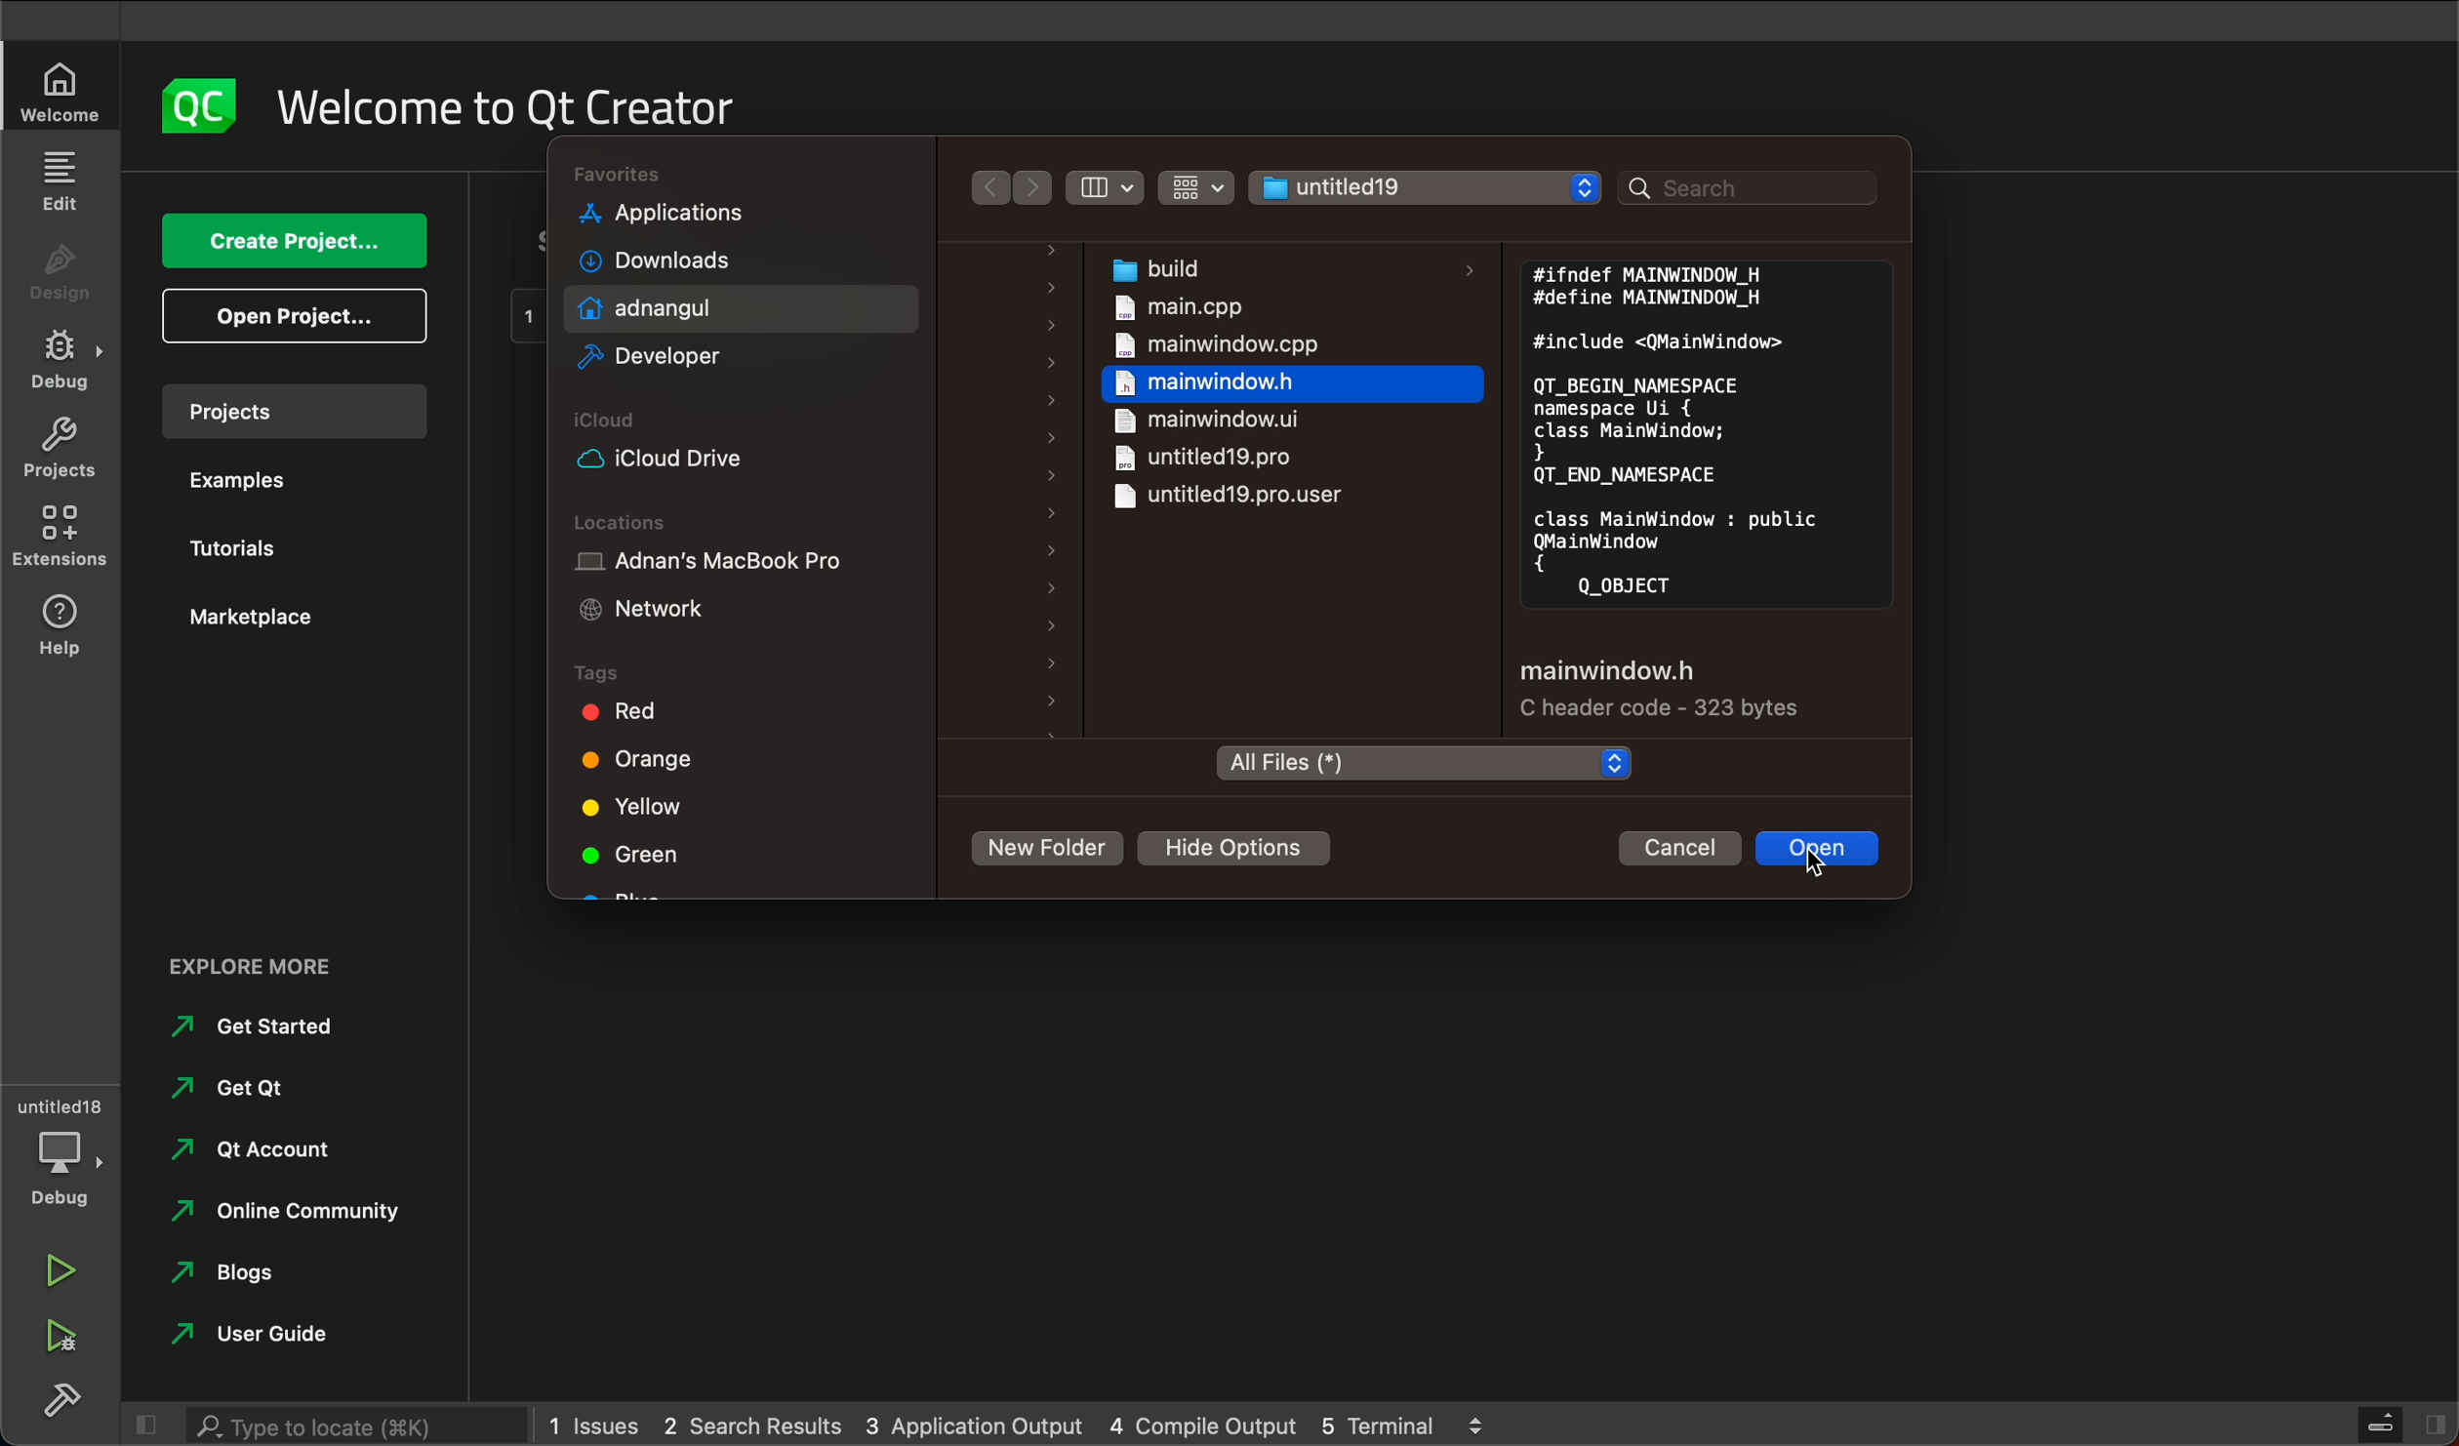 The height and width of the screenshot is (1446, 2459). Describe the element at coordinates (68, 1170) in the screenshot. I see `debug` at that location.